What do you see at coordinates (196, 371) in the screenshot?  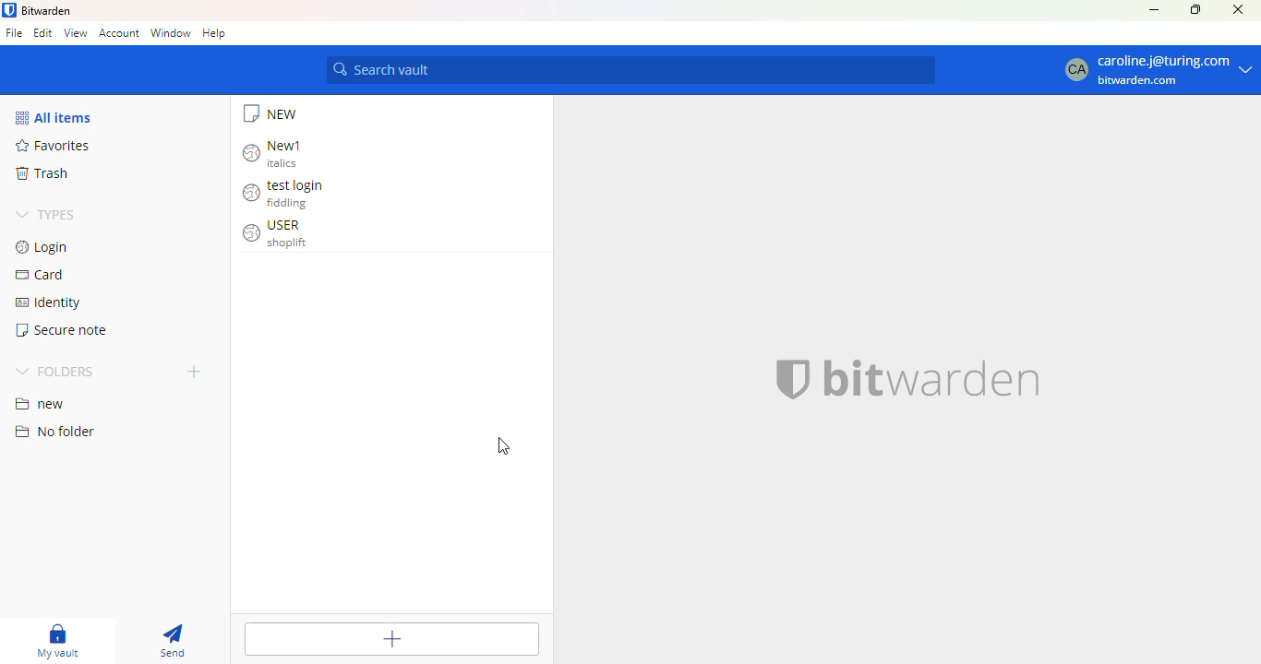 I see `add folder` at bounding box center [196, 371].